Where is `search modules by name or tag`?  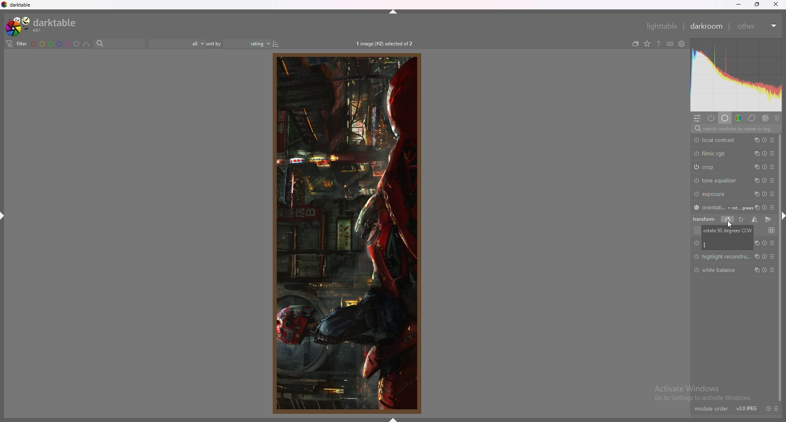
search modules by name or tag is located at coordinates (735, 129).